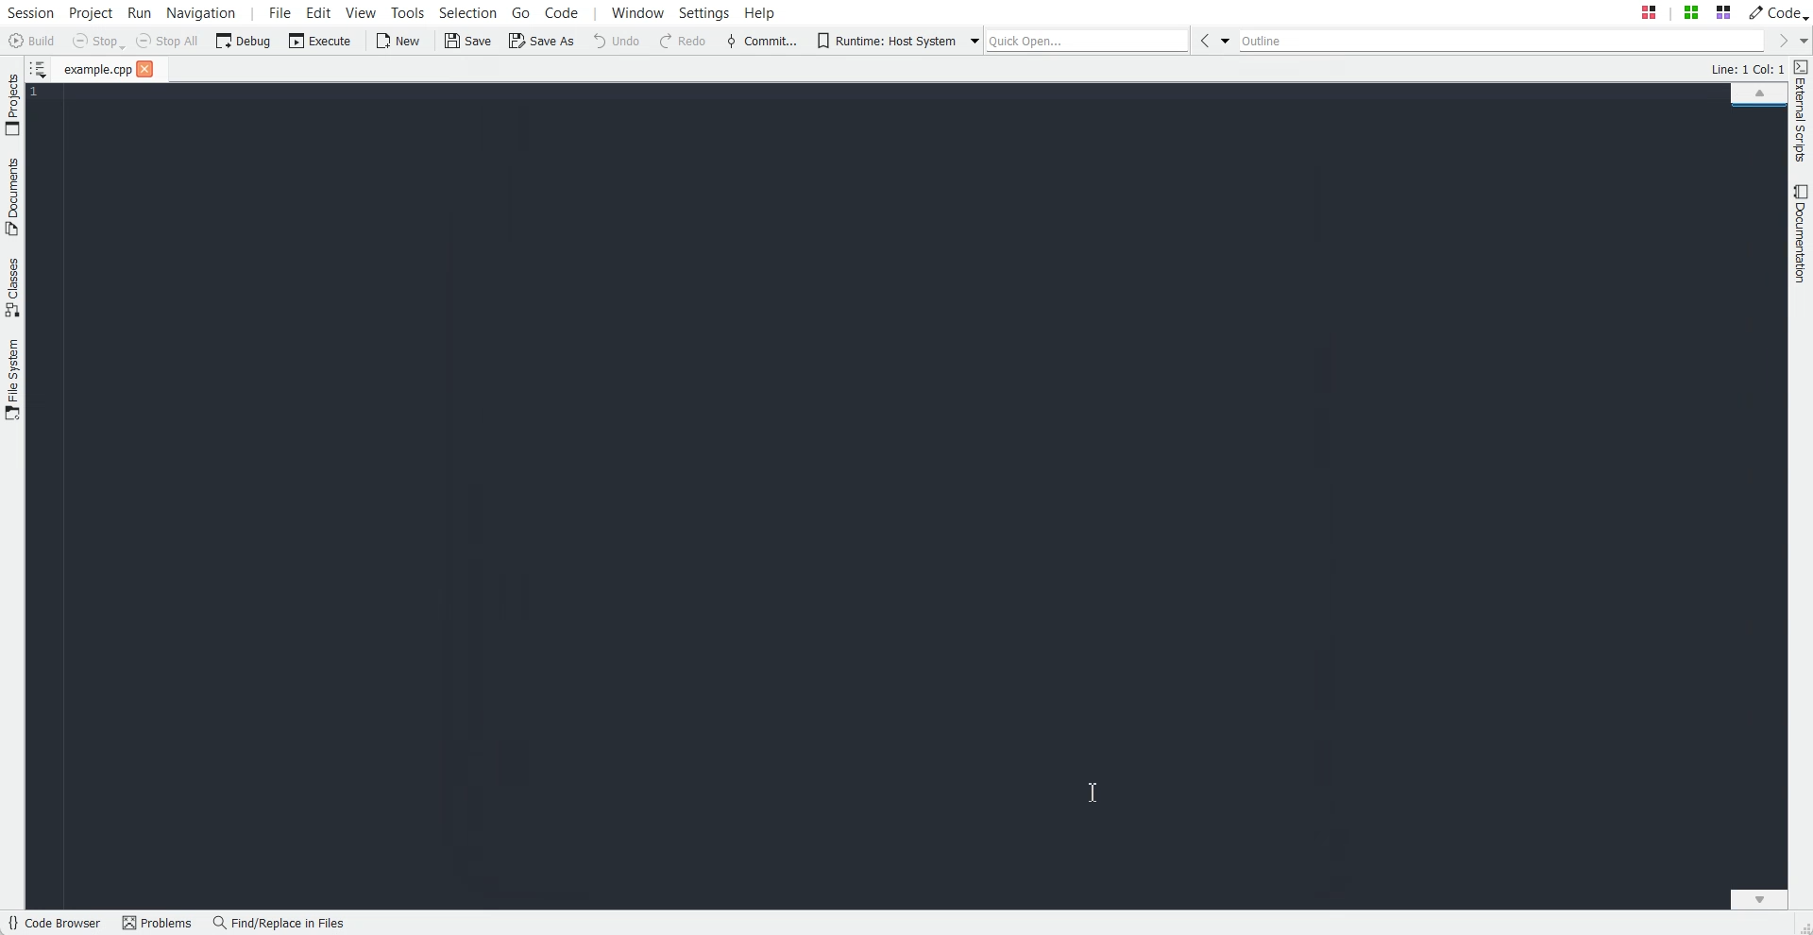  What do you see at coordinates (1802, 111) in the screenshot?
I see `External Scripts` at bounding box center [1802, 111].